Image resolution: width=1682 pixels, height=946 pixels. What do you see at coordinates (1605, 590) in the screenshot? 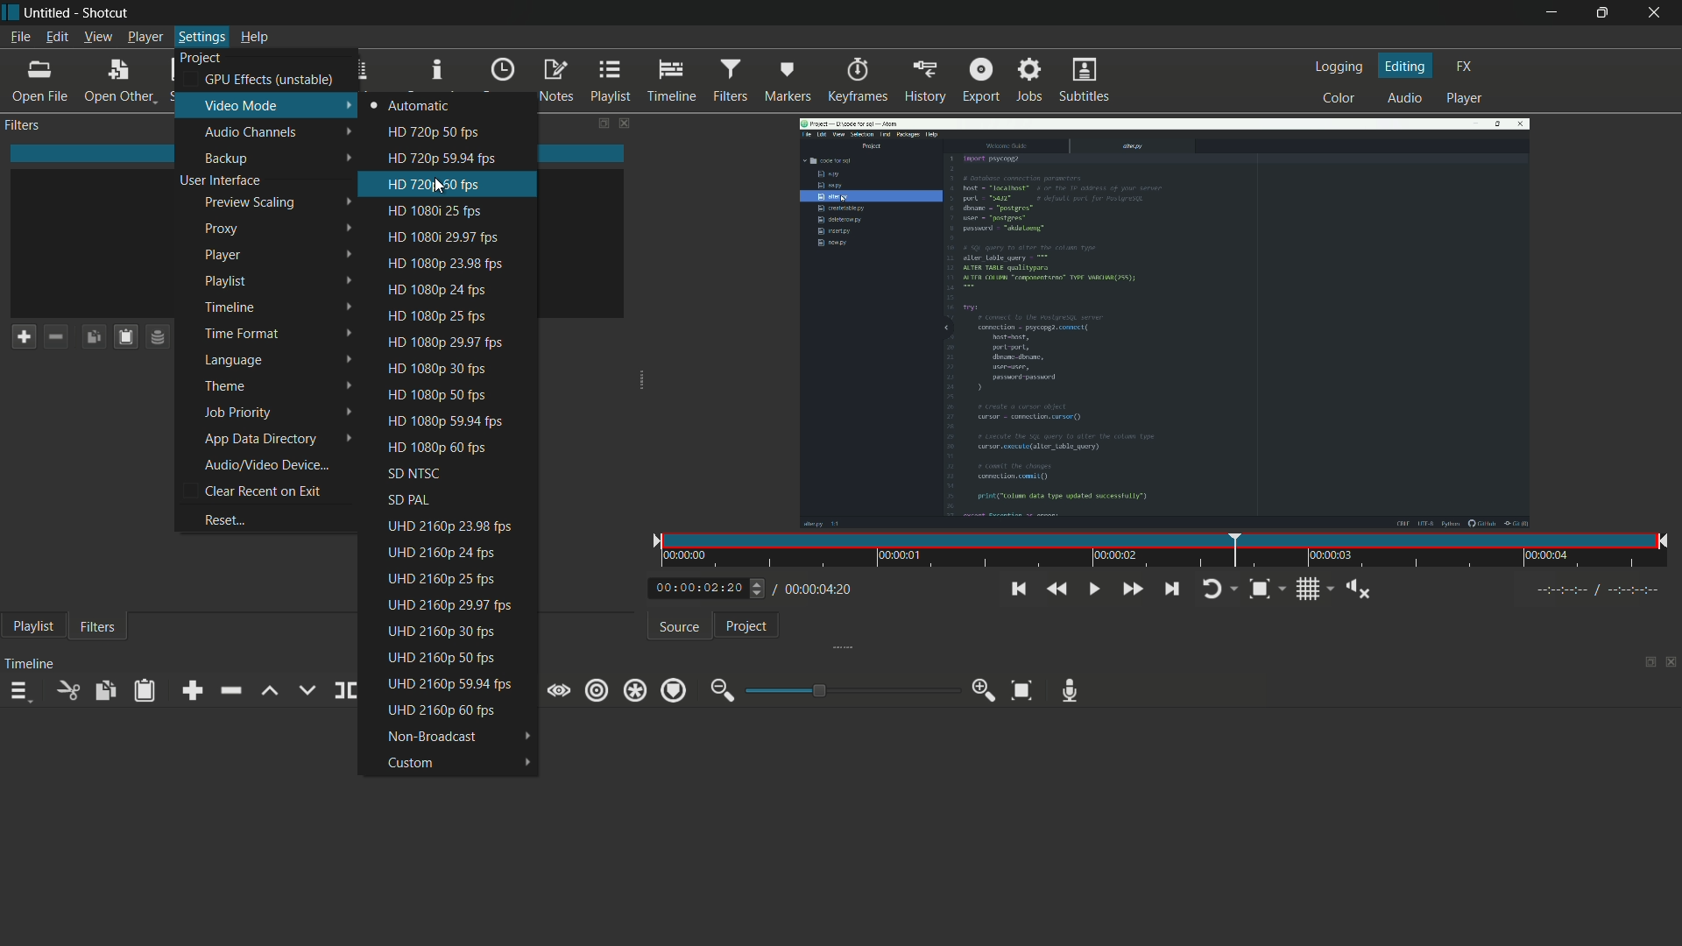
I see `` at bounding box center [1605, 590].